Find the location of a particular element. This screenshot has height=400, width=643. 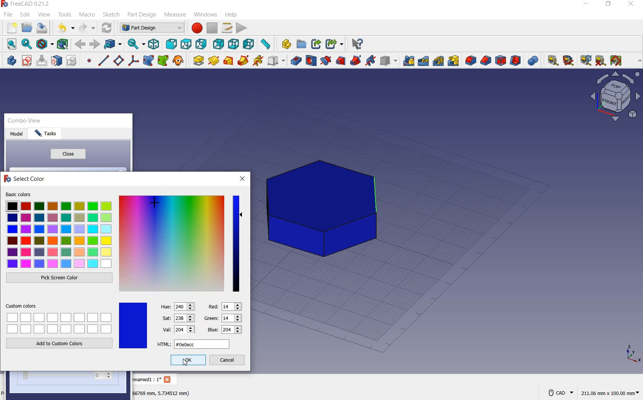

groove is located at coordinates (325, 61).